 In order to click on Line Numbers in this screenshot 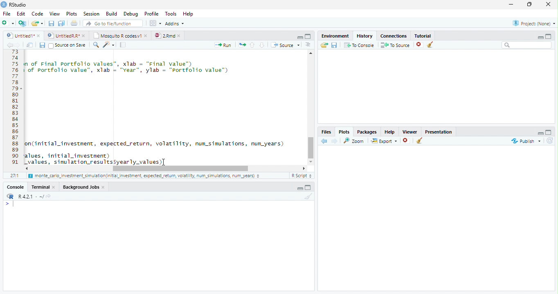, I will do `click(14, 110)`.